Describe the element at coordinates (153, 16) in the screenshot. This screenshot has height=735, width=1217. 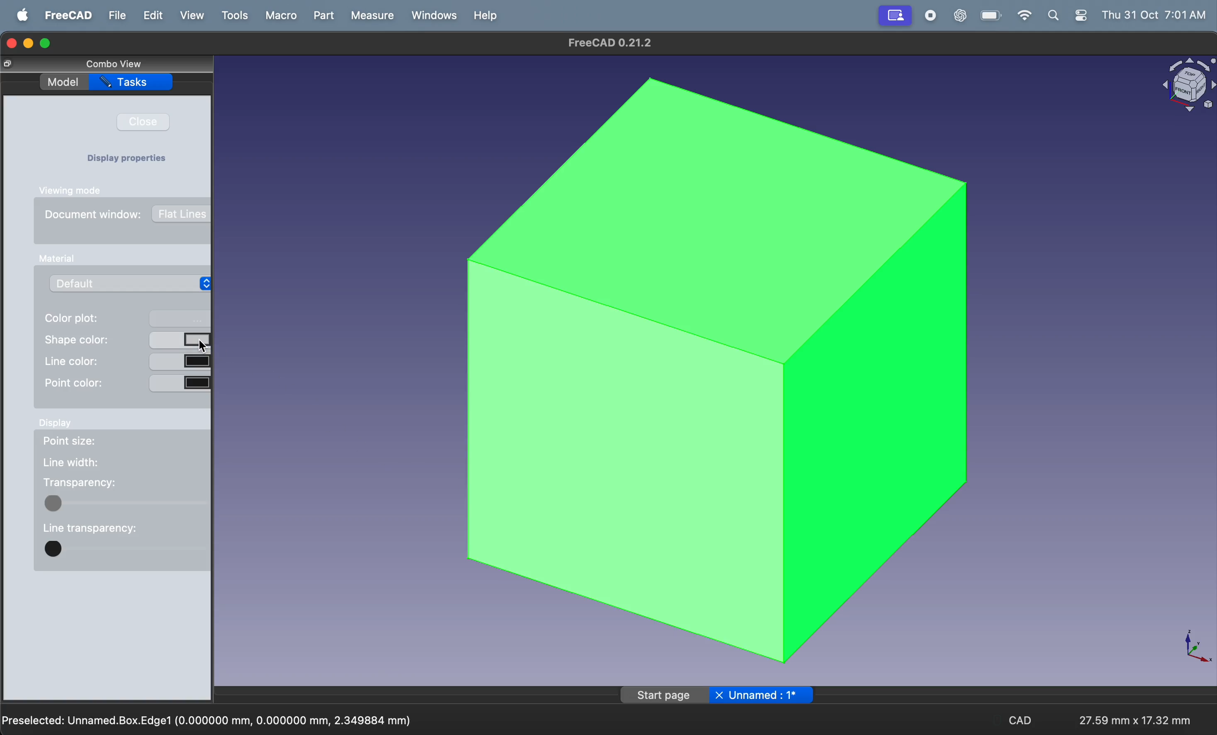
I see `edit` at that location.